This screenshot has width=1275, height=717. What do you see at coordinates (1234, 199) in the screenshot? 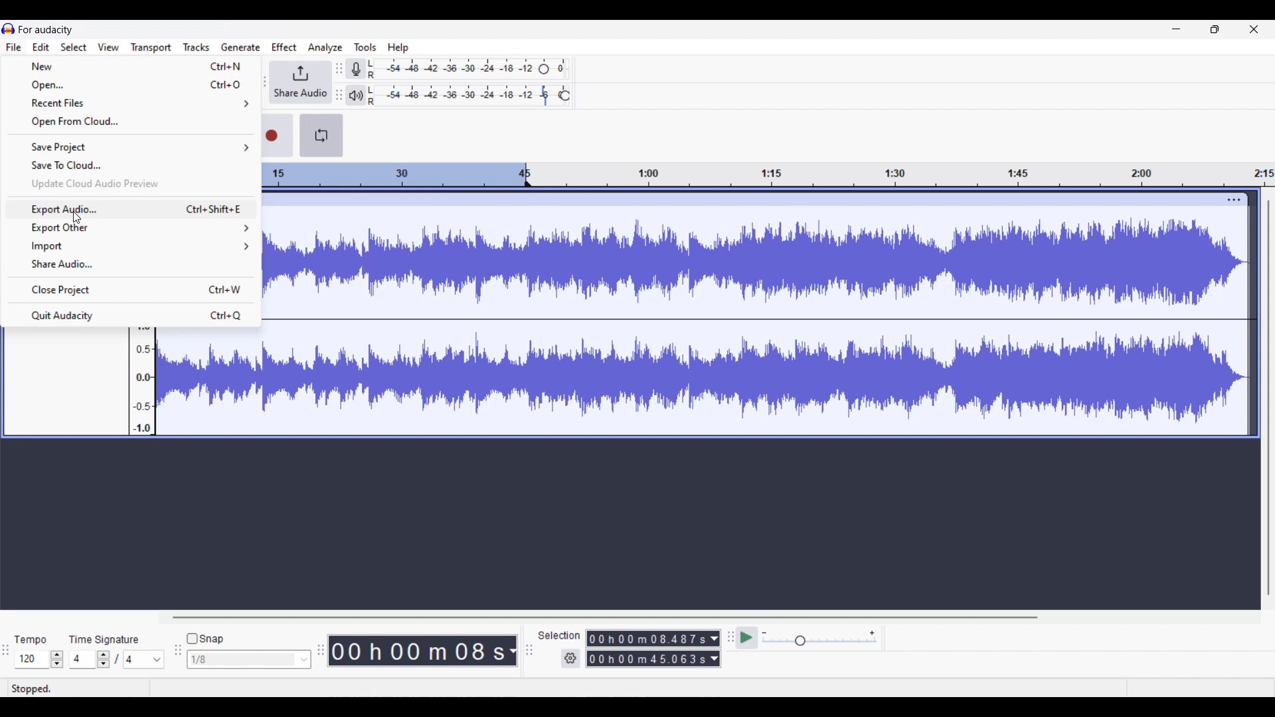
I see `Track settings` at bounding box center [1234, 199].